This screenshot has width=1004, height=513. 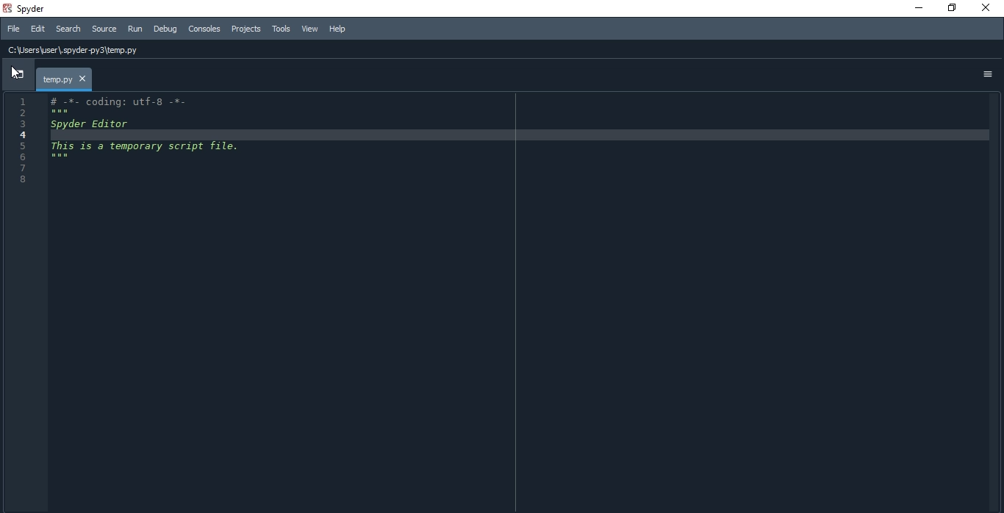 What do you see at coordinates (917, 14) in the screenshot?
I see `minimise` at bounding box center [917, 14].